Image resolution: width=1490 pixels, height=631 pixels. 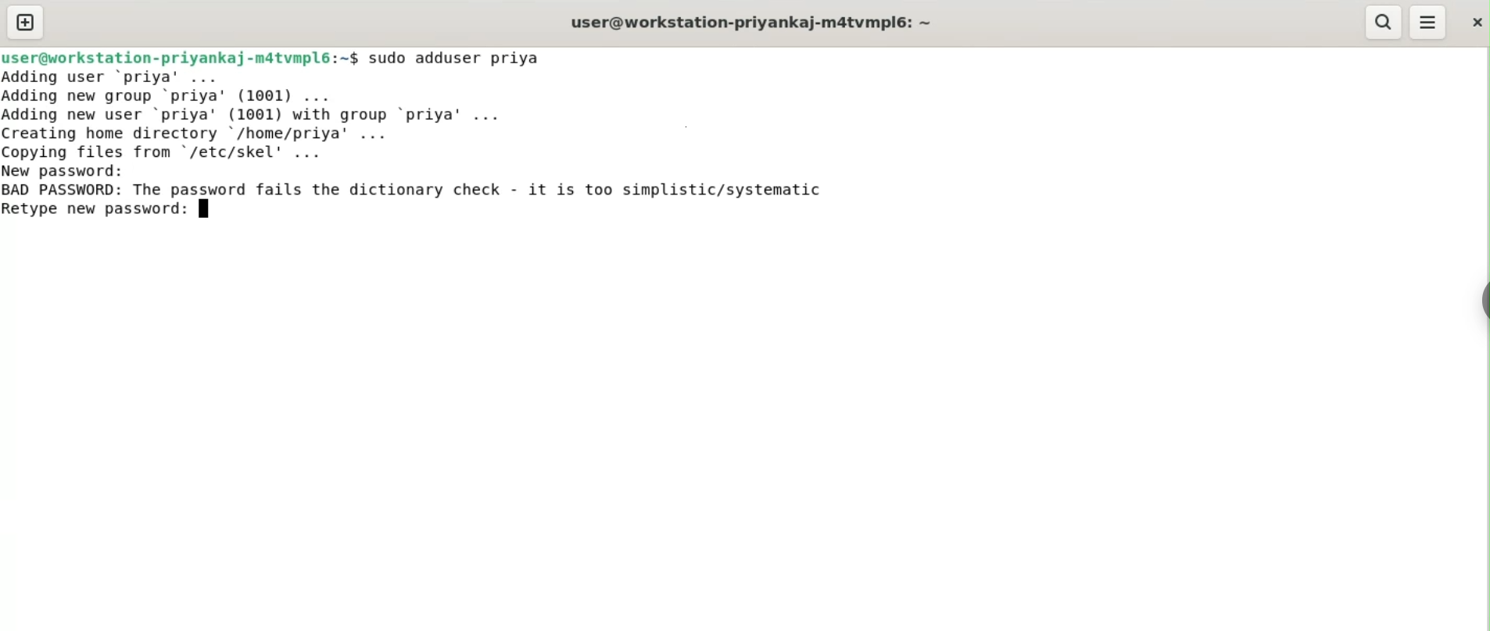 I want to click on menu, so click(x=1429, y=23).